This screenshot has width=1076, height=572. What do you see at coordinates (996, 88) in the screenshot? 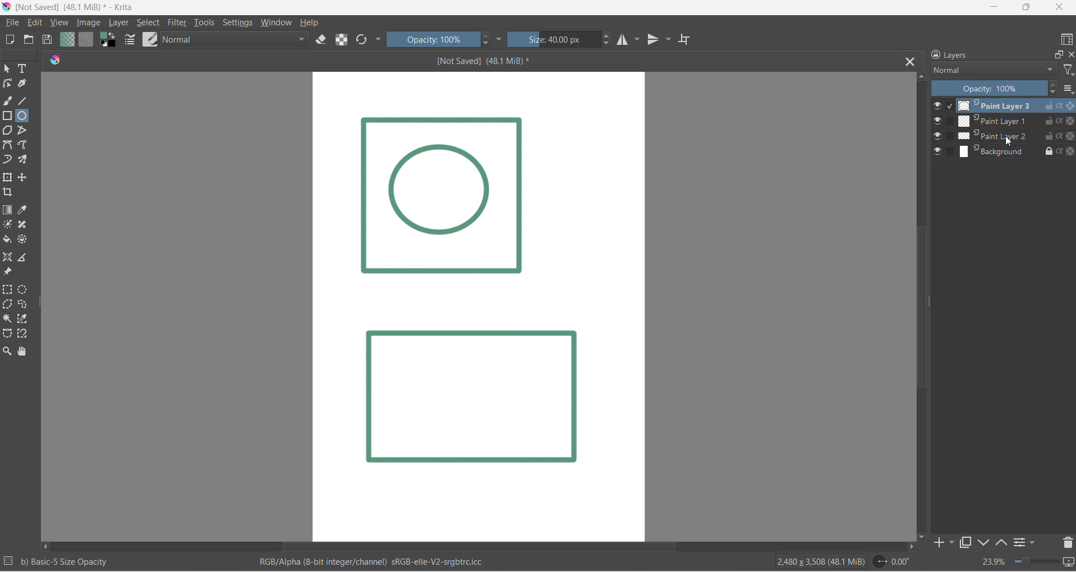
I see `opacity` at bounding box center [996, 88].